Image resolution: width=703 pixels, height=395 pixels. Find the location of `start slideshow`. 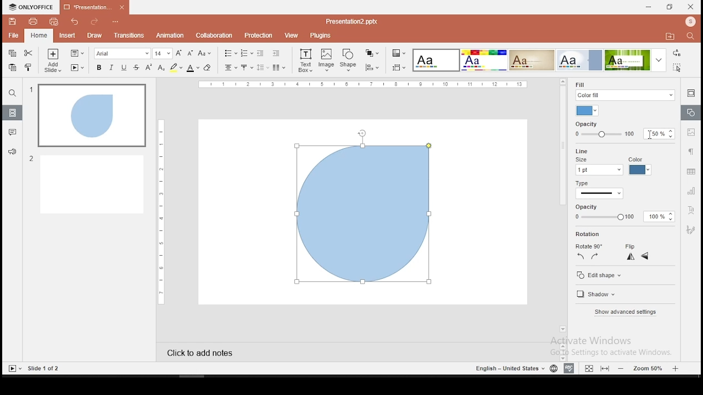

start slideshow is located at coordinates (77, 68).